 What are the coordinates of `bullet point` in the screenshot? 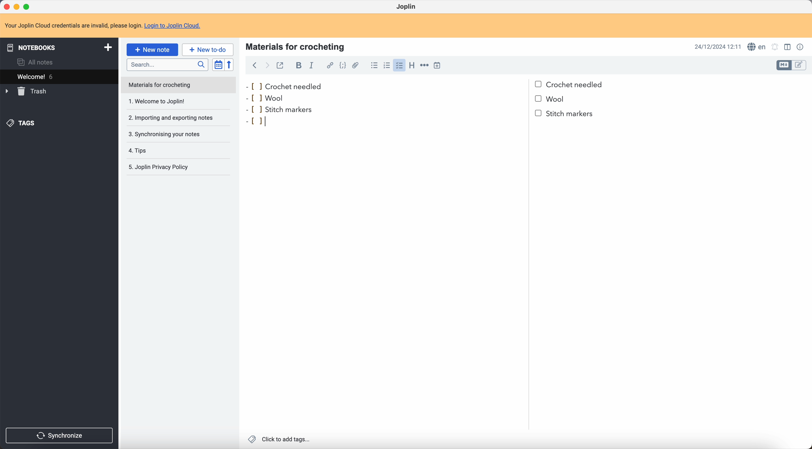 It's located at (251, 97).